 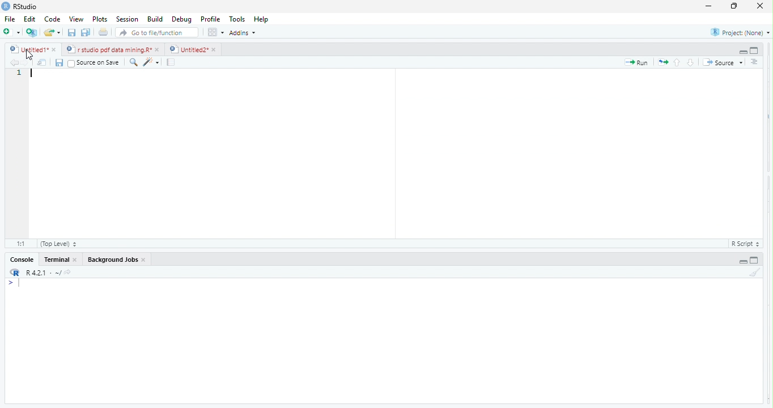 I want to click on View, so click(x=75, y=20).